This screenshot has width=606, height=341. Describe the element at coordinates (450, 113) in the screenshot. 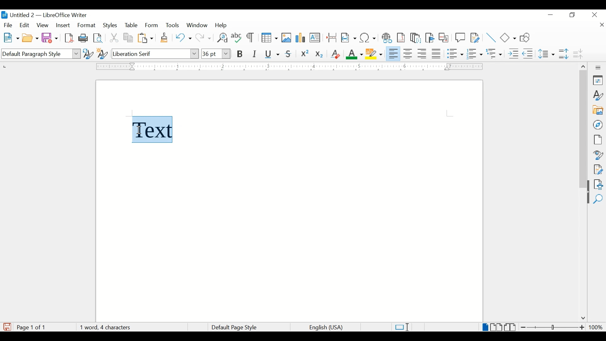

I see `guides` at that location.